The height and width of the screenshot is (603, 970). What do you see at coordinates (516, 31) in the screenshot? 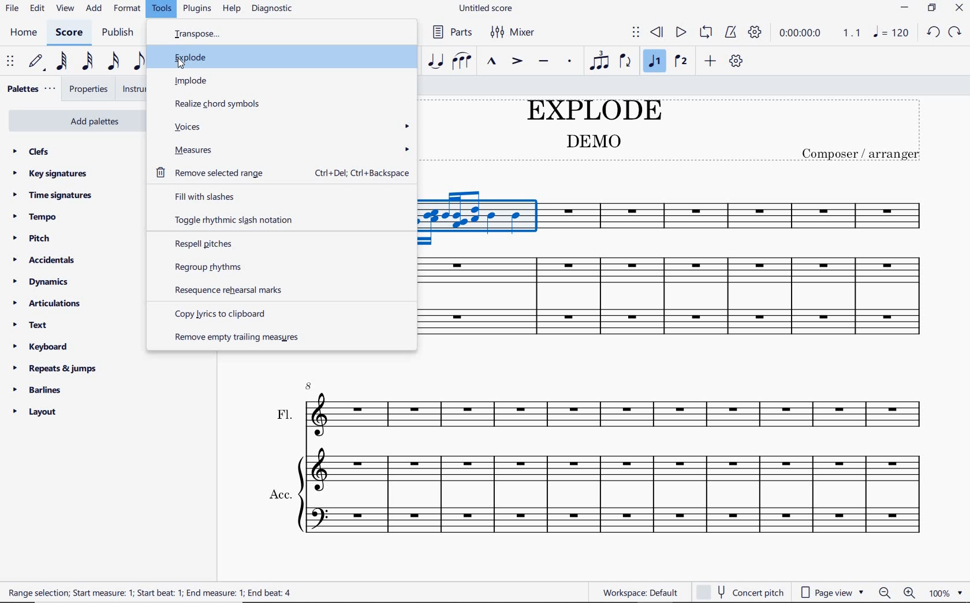
I see `mixer` at bounding box center [516, 31].